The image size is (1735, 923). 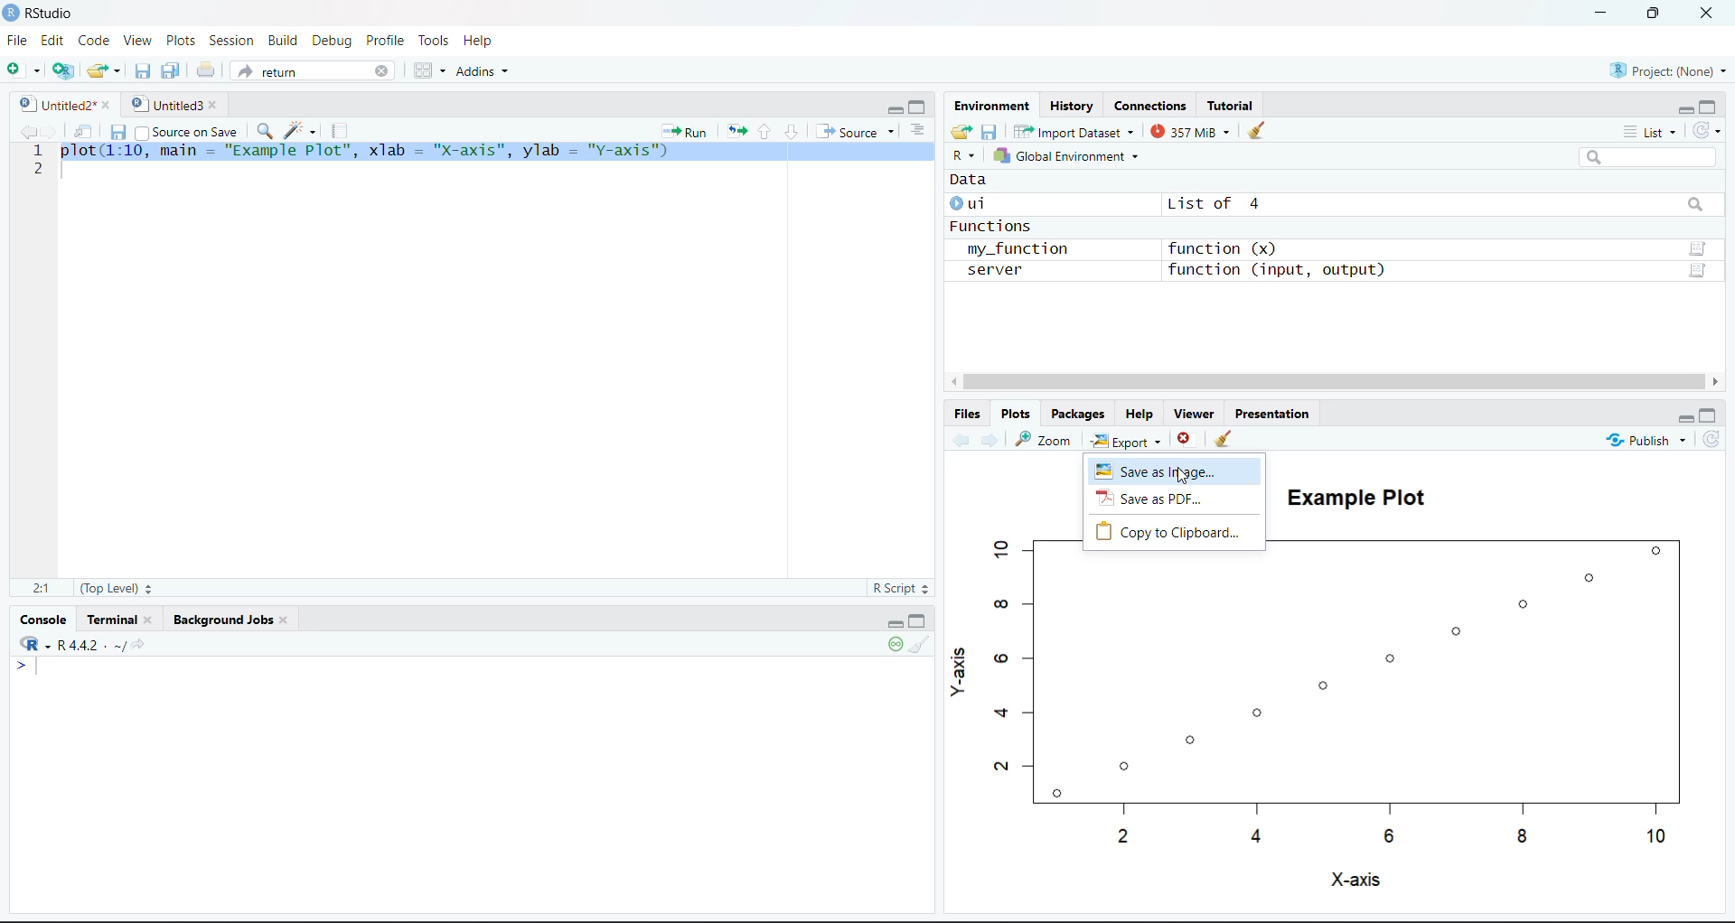 What do you see at coordinates (301, 129) in the screenshot?
I see `Code Tools` at bounding box center [301, 129].